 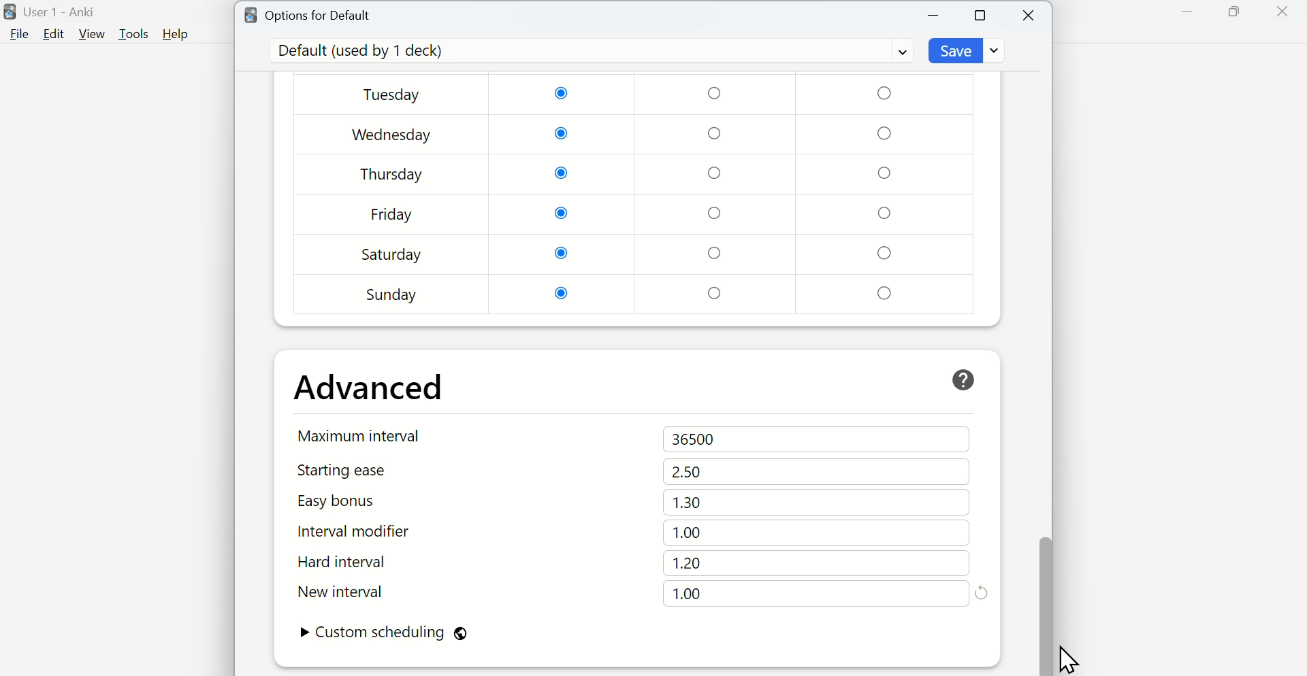 What do you see at coordinates (135, 34) in the screenshot?
I see `Tools` at bounding box center [135, 34].